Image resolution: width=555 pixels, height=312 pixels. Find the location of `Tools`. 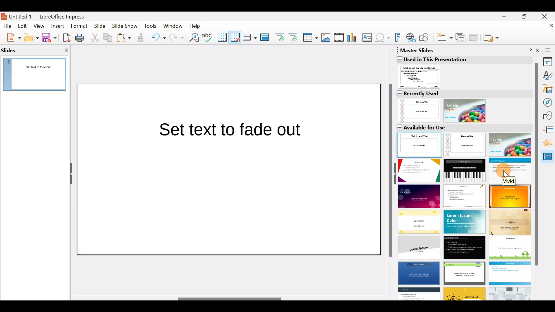

Tools is located at coordinates (151, 27).